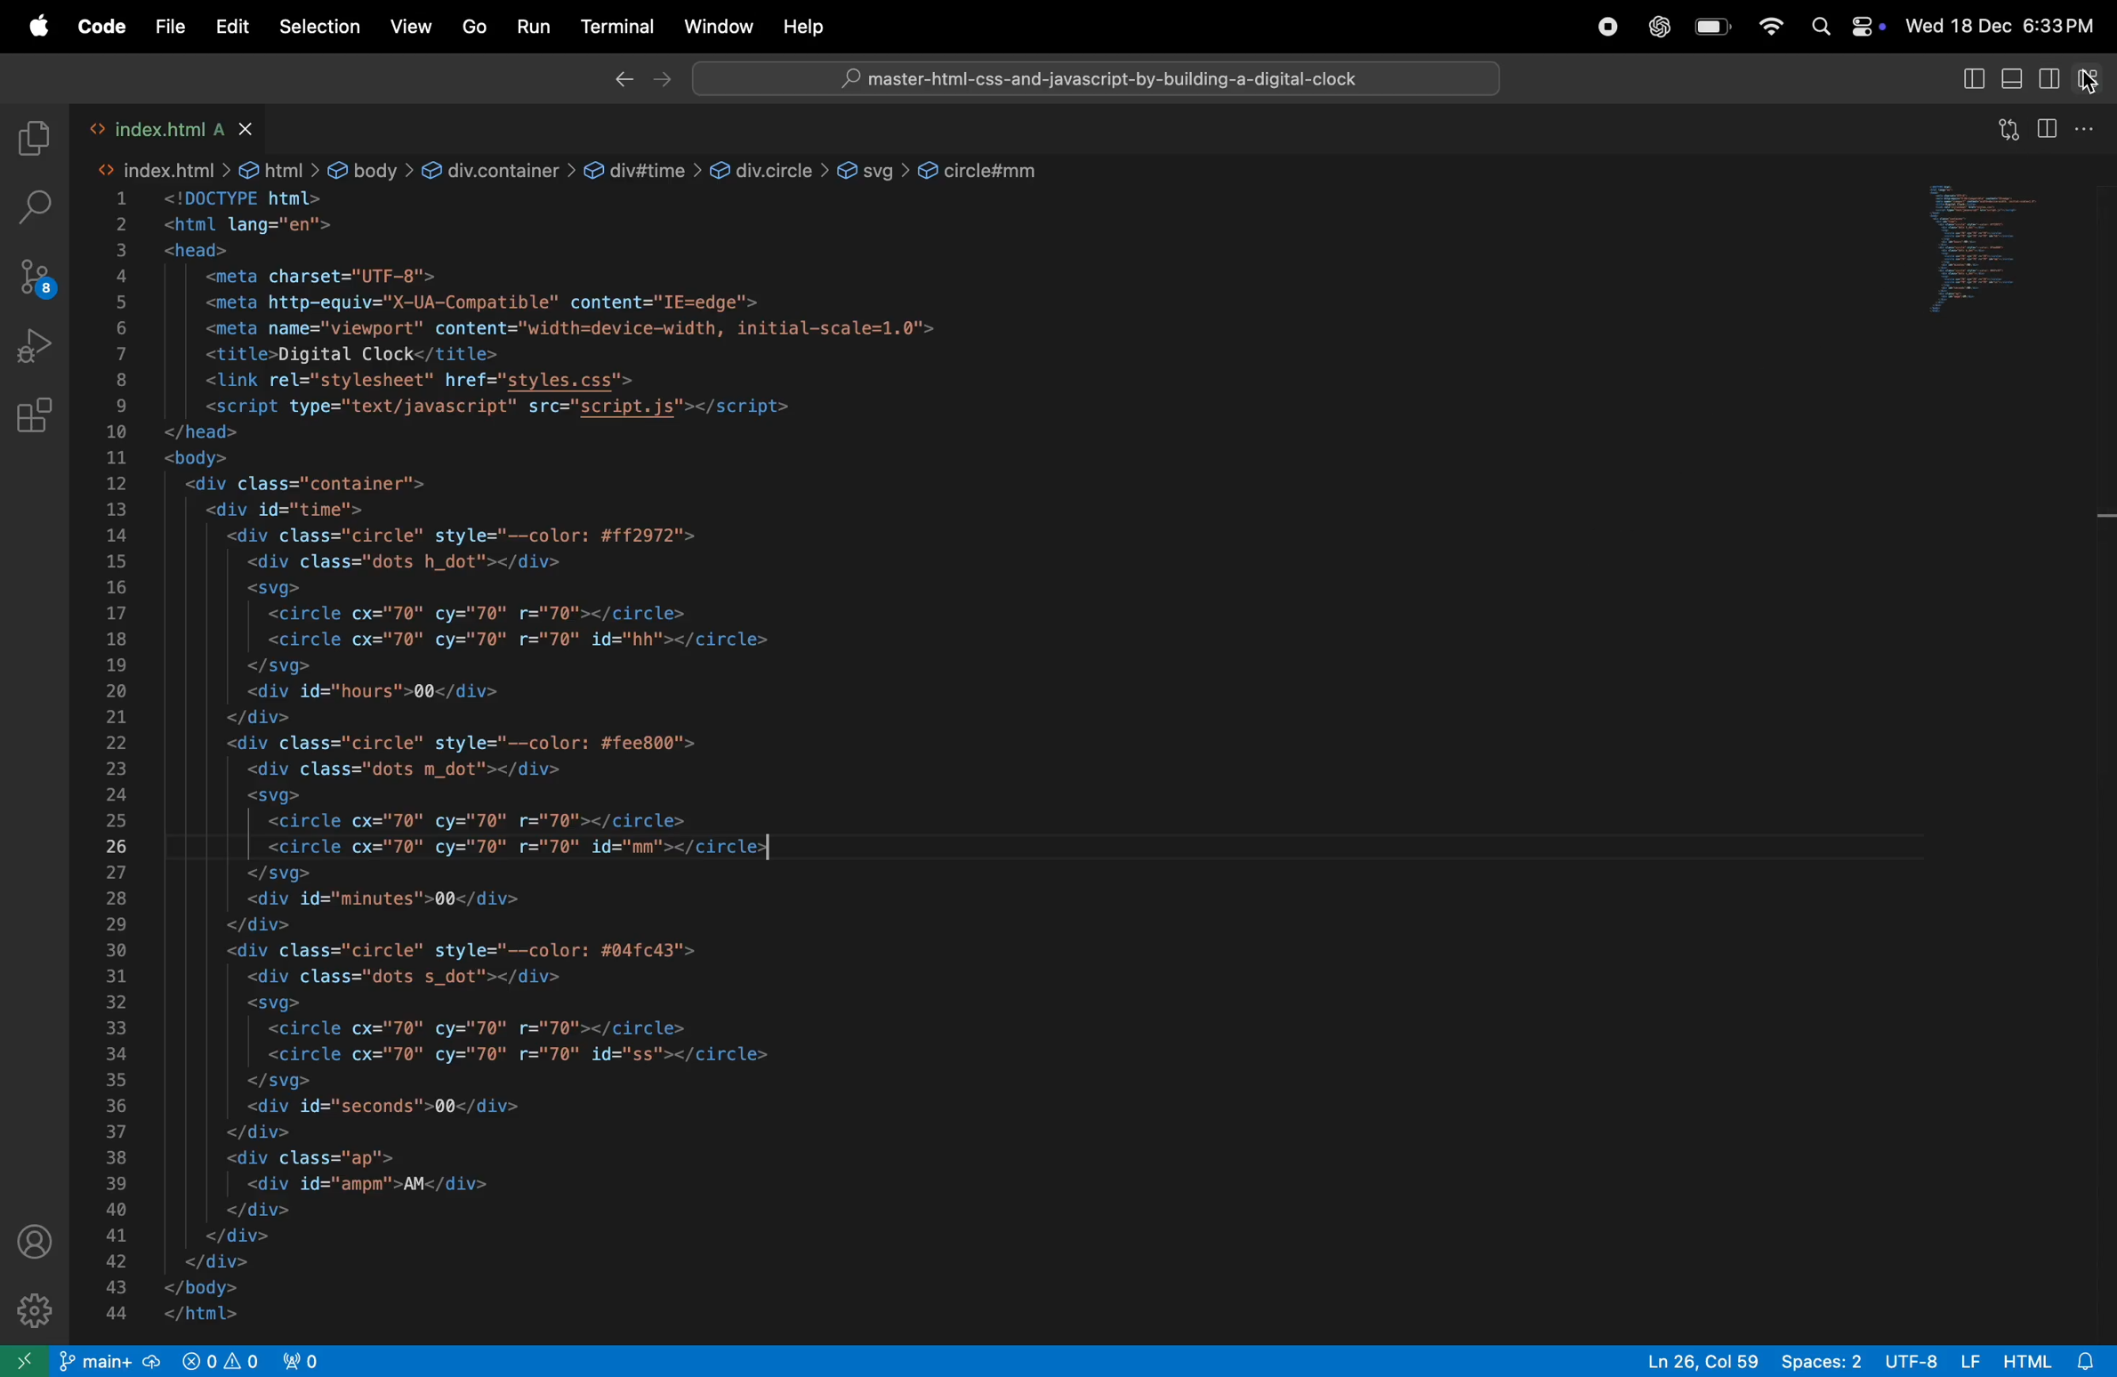 The width and height of the screenshot is (2117, 1377). I want to click on <!DOCTYPE html>
<html lang="en">
<head>
<meta charset="UTF-8">
<meta http-equiv="X-UA-Compatible" content="IE=edge'>
<meta name="viewport" content="width=device-width, initial-scale=1.0">
<title>Digital Clock</title>
<link rel="stylesheet" href="styles.css">
<script type="text/javascript" src="script.js"></script>
</head>
<body>
<div class="container">
<div id="time">
<div class="circle" style="--color: #ff2972">
<div class="dots h_dot"></div>
<svg>
<circle cx="70" cy="70" r="70"></circle>
<circle cx="70" cy="70" r="70" id="hh"></circle>
</svg>
<div id="hours">00</div>
</div>
<div class="circle" style="--color: #fee800">
<div class="dots m_dot"></div>
<svg>
<circle cx="70" cy="70" r="70"></circle>
<circle cx="70" cy="70" r="70" id="mm"></circles]
</svg>
<div id="minutes">00</div>
</div>
<div class="circle" style="--color: #04fc43">
<div class="dots s_dot"></div>
<svg>
<circle cx="70" cy="70" r="70"></circle>
<circle cx="70" cy="70" r="70" id="ss"></circle>
</svg>
<div id="seconds">00</div>
</div>
<div class="ap">
<div id="ampm">AM</div>
</div>
</div>
</div>
</body>
</html>, so click(551, 762).